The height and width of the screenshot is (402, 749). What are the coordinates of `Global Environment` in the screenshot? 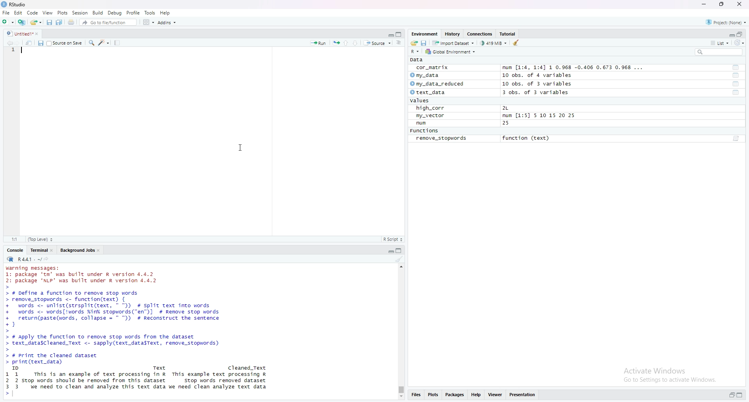 It's located at (452, 52).